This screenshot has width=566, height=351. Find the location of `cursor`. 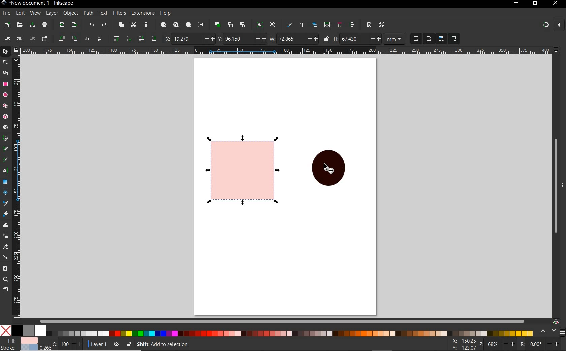

cursor is located at coordinates (327, 169).